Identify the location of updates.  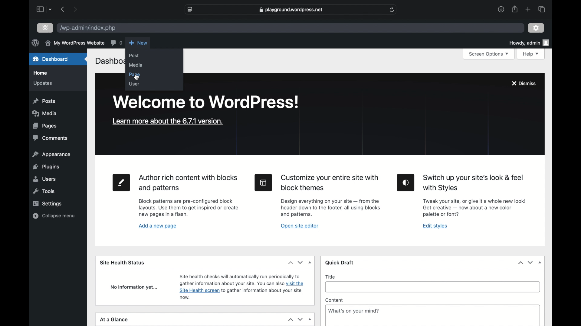
(43, 83).